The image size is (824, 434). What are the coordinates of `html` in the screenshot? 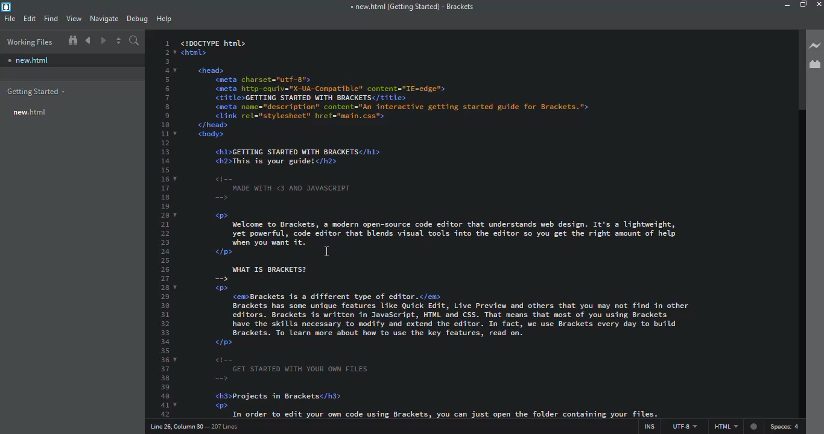 It's located at (735, 427).